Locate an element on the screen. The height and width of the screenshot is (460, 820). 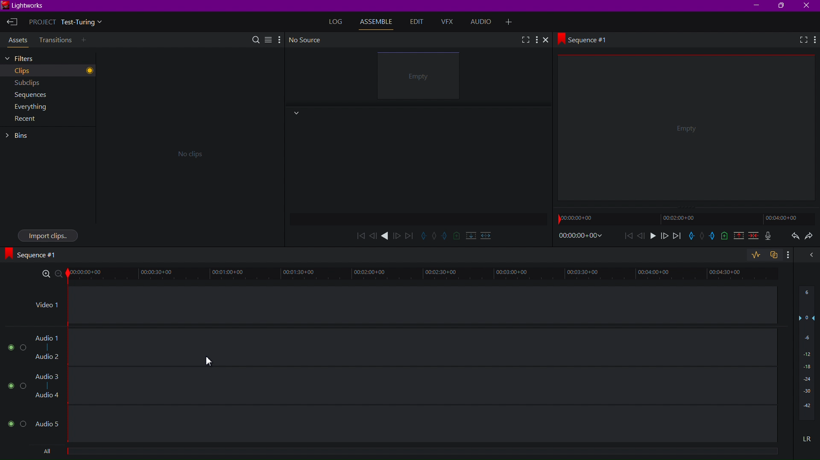
Assemble is located at coordinates (378, 22).